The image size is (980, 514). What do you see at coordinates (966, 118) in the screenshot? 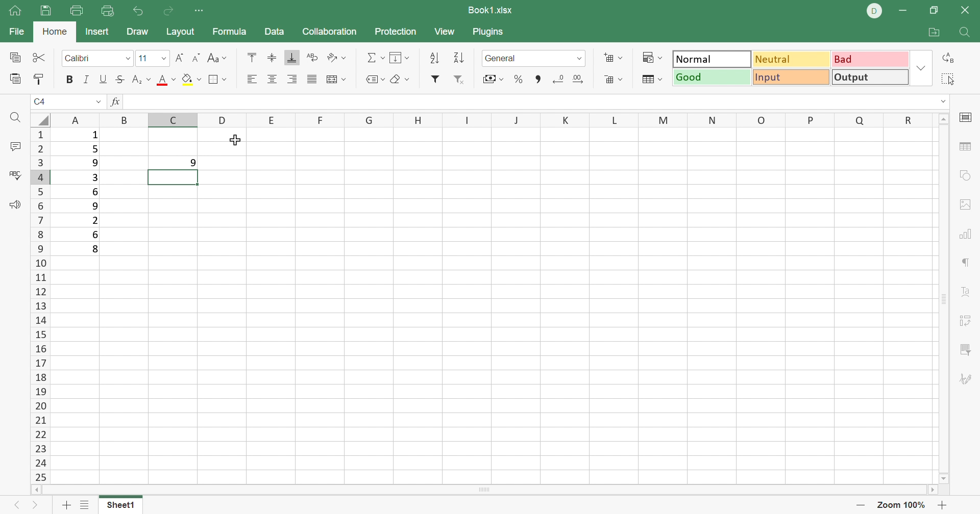
I see `cell settings` at bounding box center [966, 118].